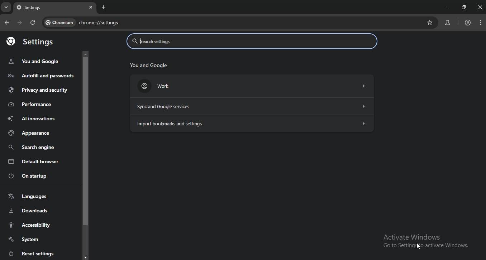  What do you see at coordinates (446, 6) in the screenshot?
I see `minimize` at bounding box center [446, 6].